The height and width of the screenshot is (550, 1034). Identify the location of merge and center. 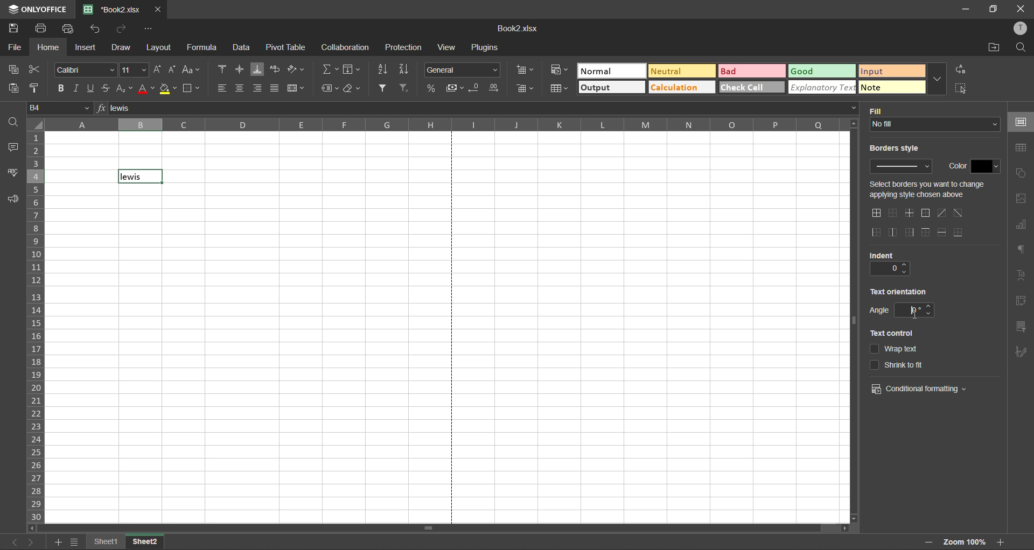
(298, 88).